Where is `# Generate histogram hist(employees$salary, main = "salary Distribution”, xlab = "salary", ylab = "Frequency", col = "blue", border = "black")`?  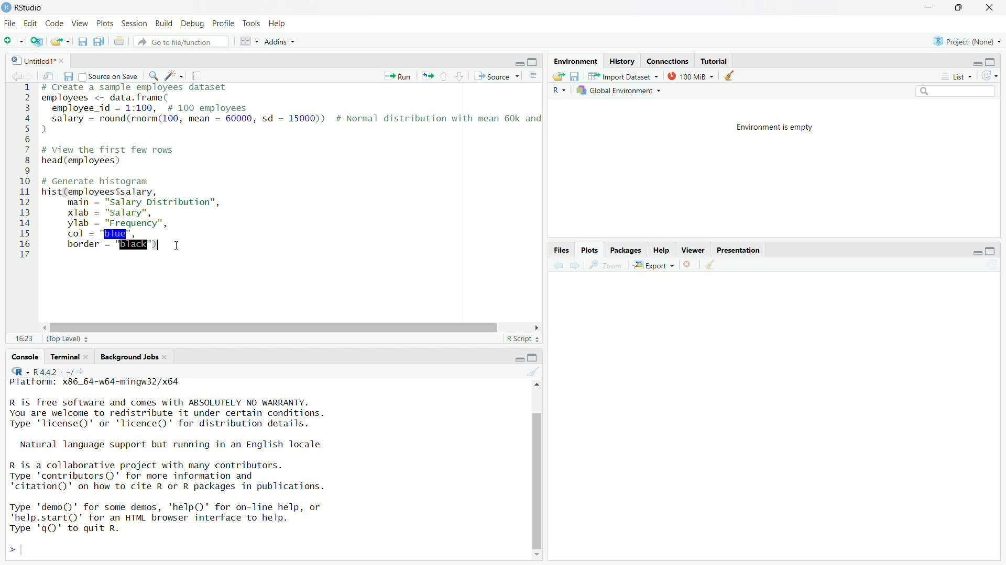 # Generate histogram hist(employees$salary, main = "salary Distribution”, xlab = "salary", ylab = "Frequency", col = "blue", border = "black") is located at coordinates (136, 216).